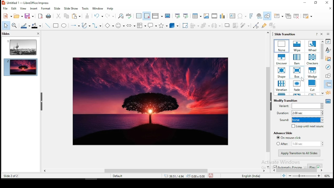  Describe the element at coordinates (268, 99) in the screenshot. I see `scroll bar` at that location.